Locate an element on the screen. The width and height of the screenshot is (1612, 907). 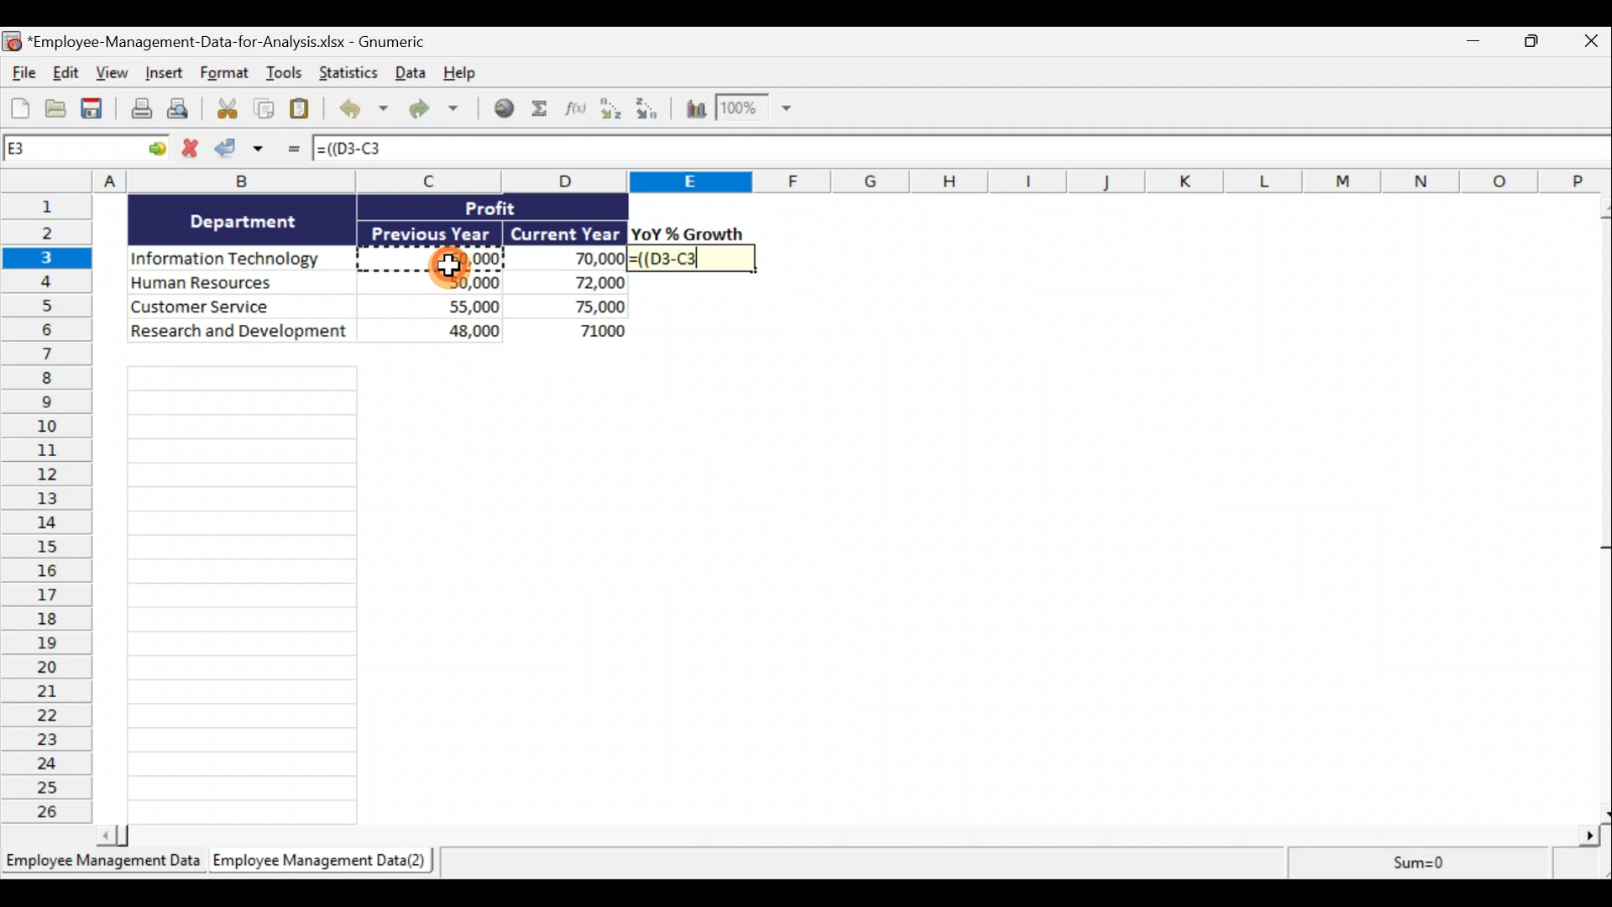
Statistics is located at coordinates (346, 73).